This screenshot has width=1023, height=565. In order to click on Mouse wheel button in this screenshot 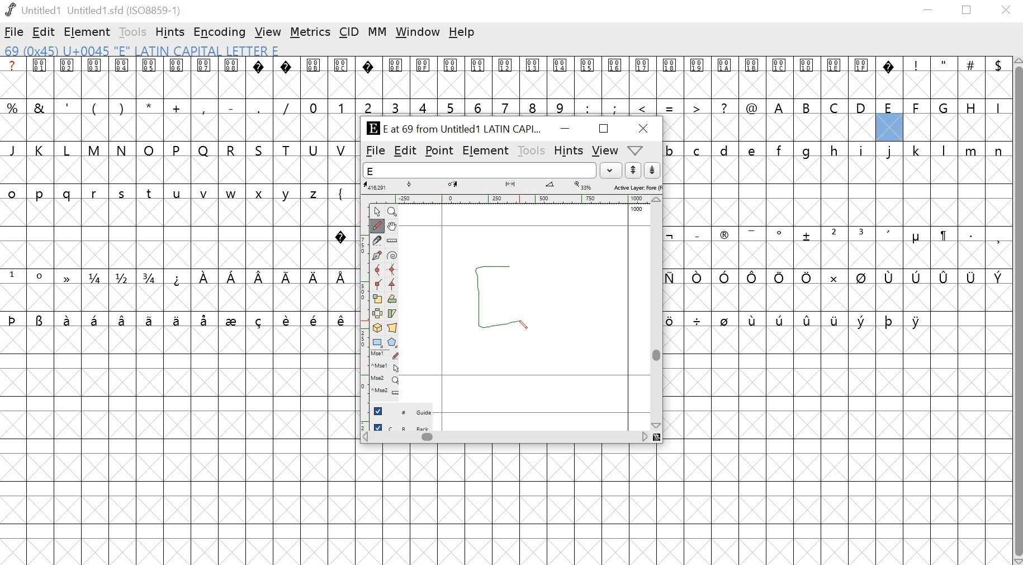, I will do `click(385, 380)`.